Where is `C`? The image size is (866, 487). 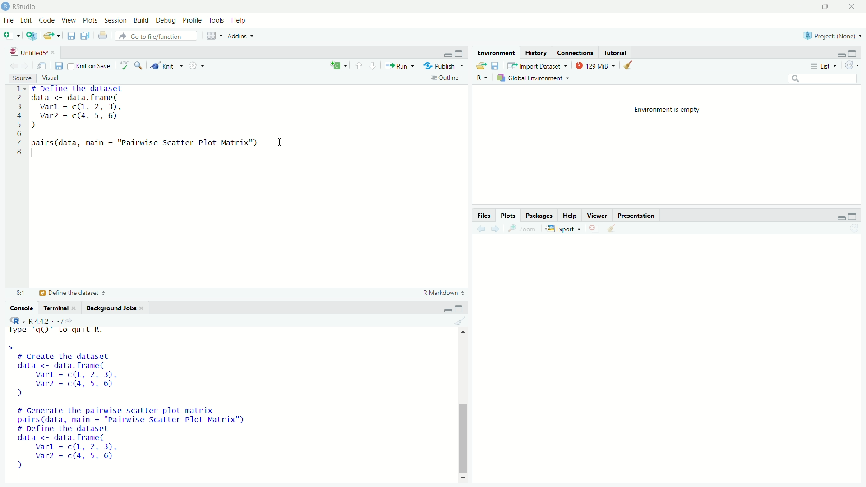
C is located at coordinates (337, 66).